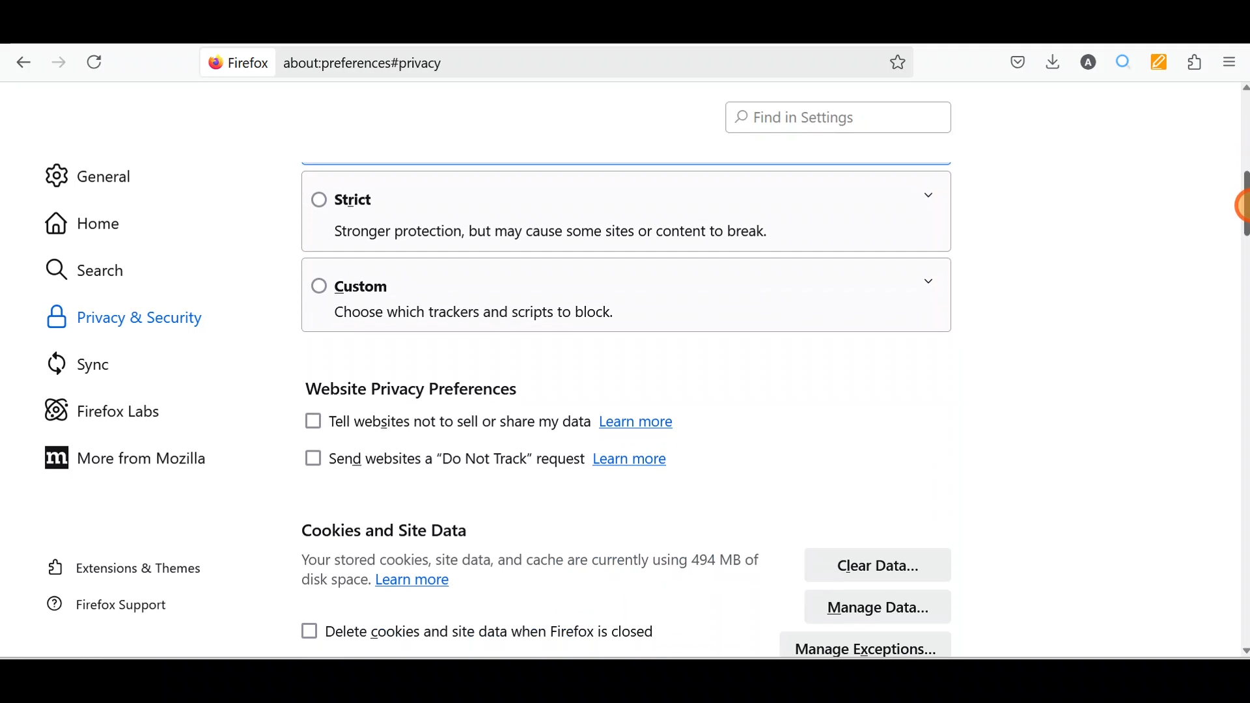 The height and width of the screenshot is (703, 1250). I want to click on cursor, so click(1242, 206).